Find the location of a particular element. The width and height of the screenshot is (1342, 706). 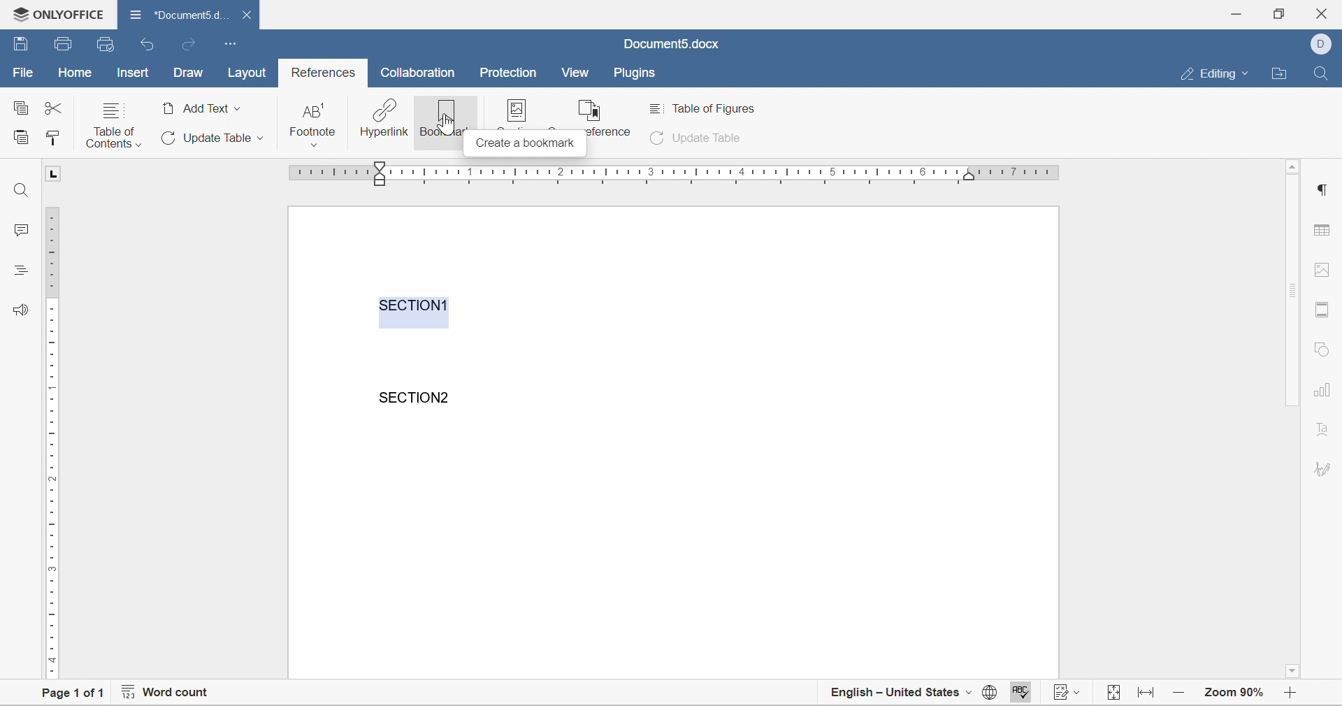

section2 is located at coordinates (417, 397).